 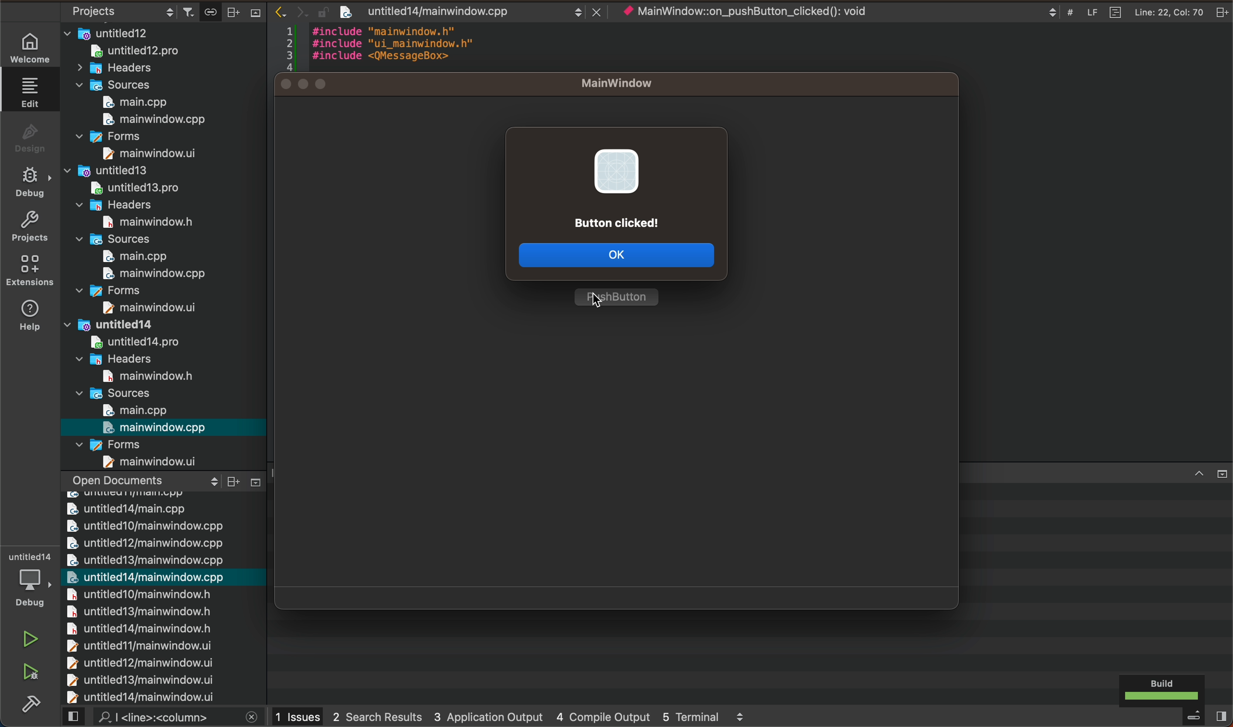 What do you see at coordinates (27, 135) in the screenshot?
I see `DESIGN` at bounding box center [27, 135].